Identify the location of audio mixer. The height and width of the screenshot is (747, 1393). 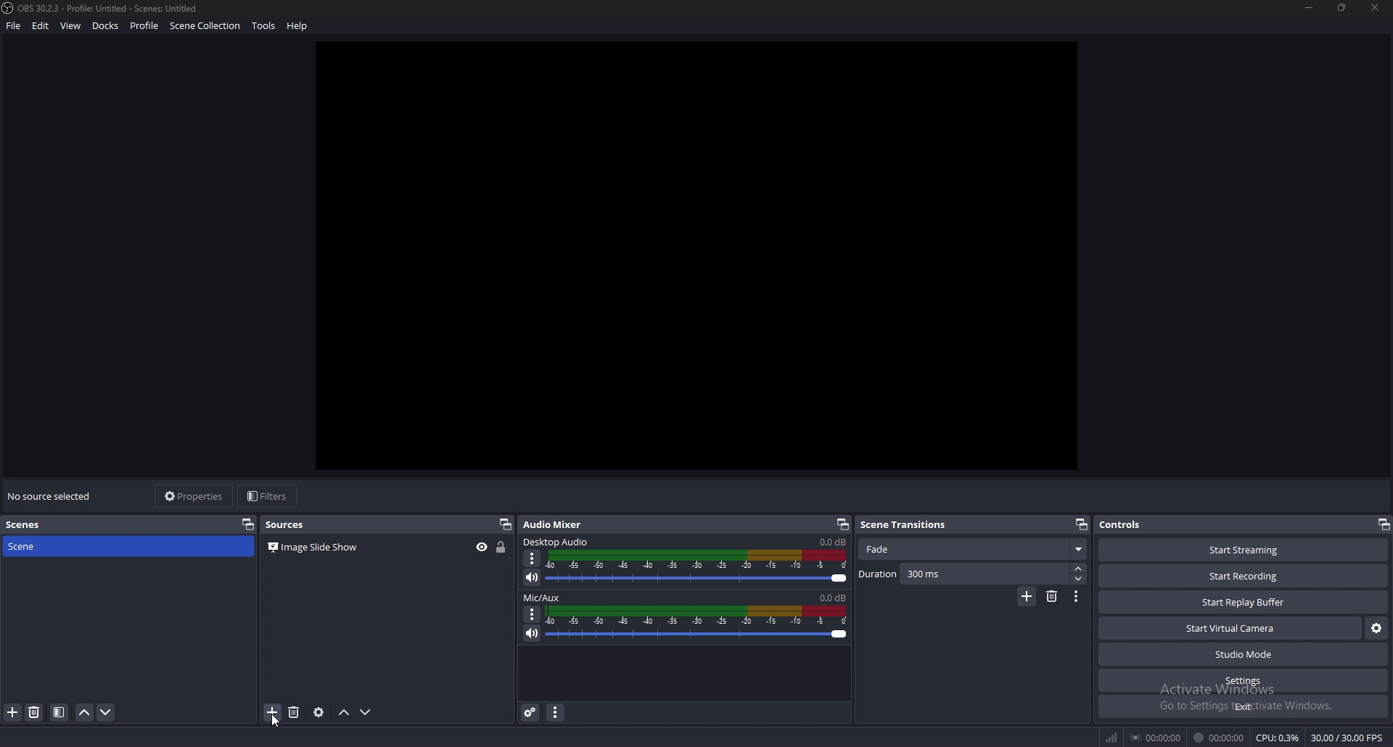
(560, 524).